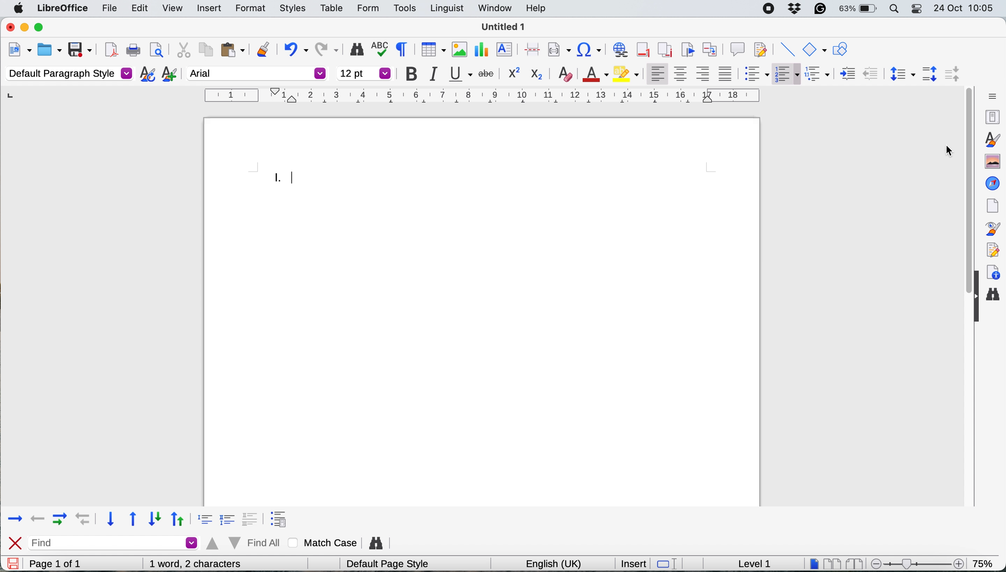  Describe the element at coordinates (233, 49) in the screenshot. I see `paste` at that location.